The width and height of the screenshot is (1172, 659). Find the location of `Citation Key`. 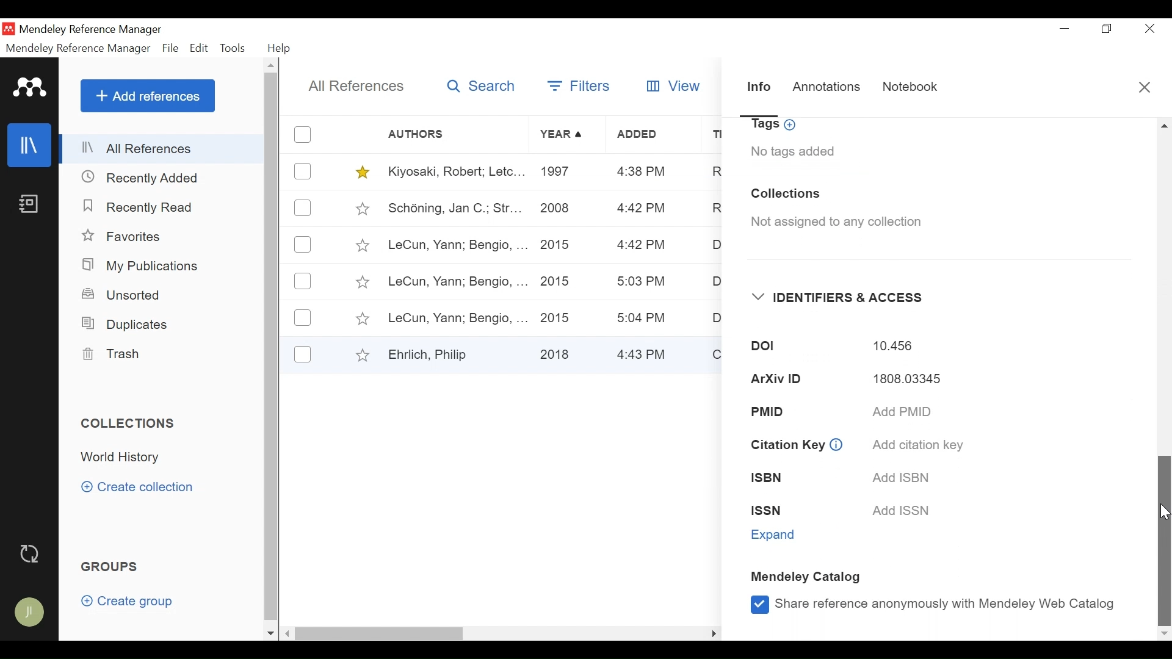

Citation Key is located at coordinates (786, 445).